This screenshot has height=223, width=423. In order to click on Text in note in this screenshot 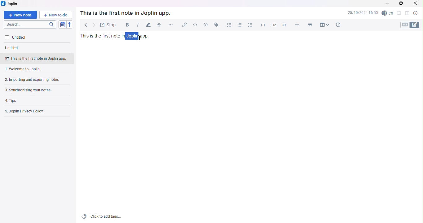, I will do `click(116, 36)`.